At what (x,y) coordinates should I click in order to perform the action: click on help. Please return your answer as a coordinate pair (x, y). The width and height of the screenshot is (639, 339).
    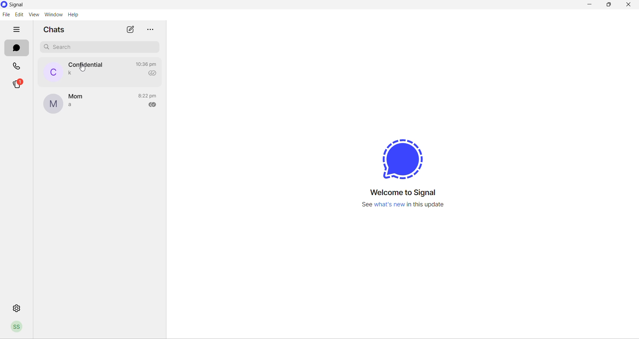
    Looking at the image, I should click on (74, 16).